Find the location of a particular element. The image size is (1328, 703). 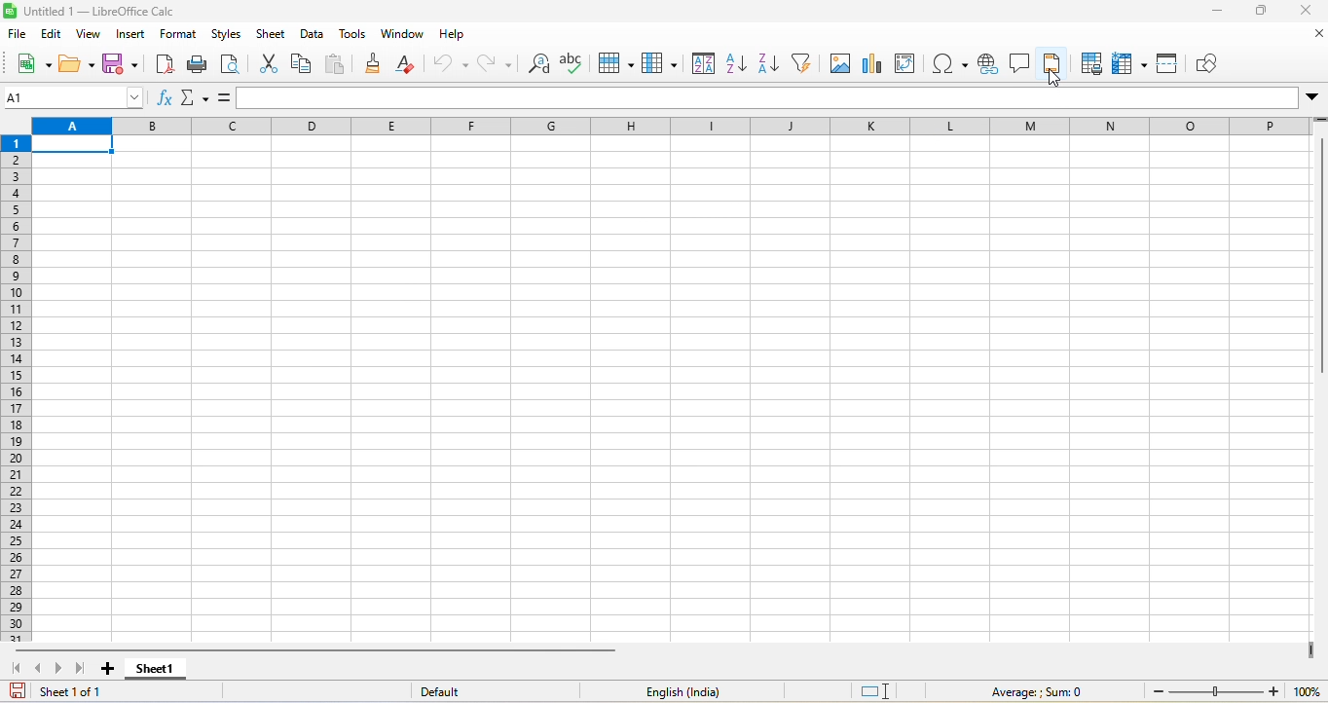

spelling is located at coordinates (574, 62).